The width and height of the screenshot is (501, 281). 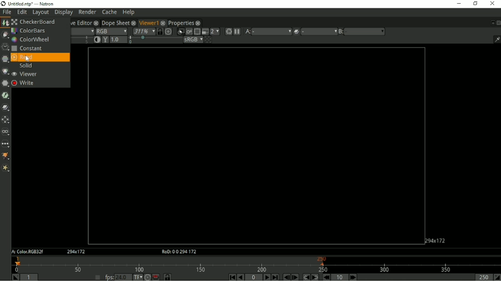 What do you see at coordinates (26, 66) in the screenshot?
I see `Sloid` at bounding box center [26, 66].